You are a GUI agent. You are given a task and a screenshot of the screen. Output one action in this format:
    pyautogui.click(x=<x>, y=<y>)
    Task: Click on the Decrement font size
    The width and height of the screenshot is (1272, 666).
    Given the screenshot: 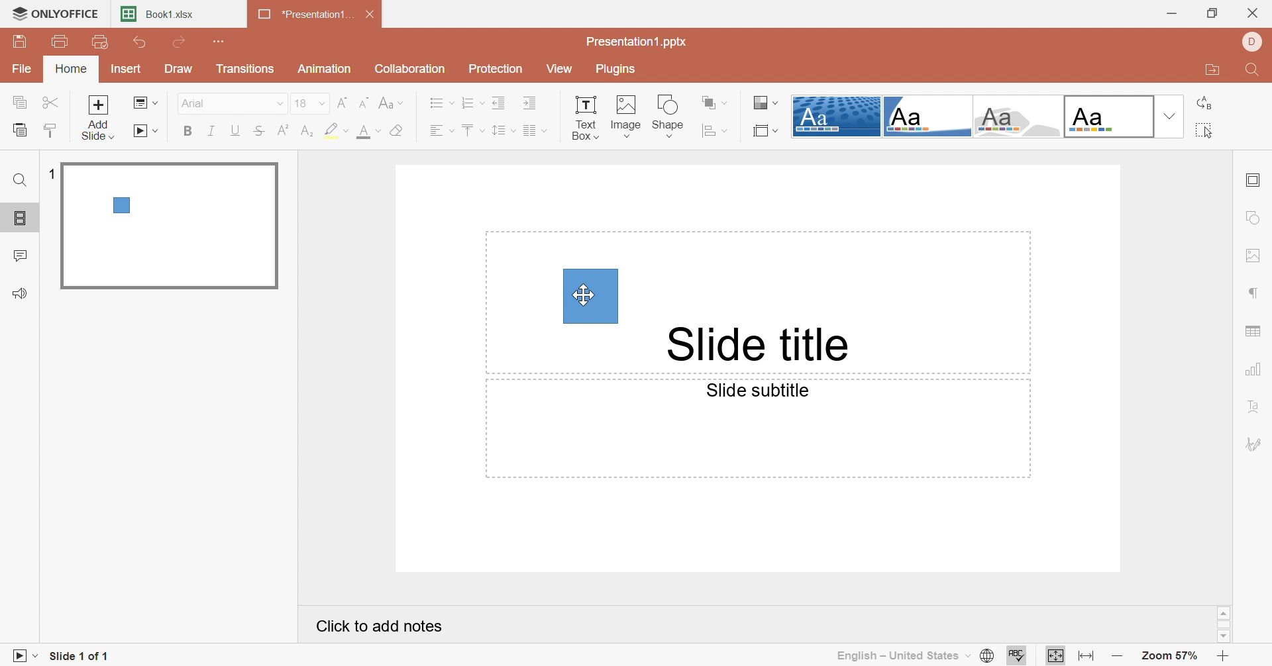 What is the action you would take?
    pyautogui.click(x=364, y=103)
    